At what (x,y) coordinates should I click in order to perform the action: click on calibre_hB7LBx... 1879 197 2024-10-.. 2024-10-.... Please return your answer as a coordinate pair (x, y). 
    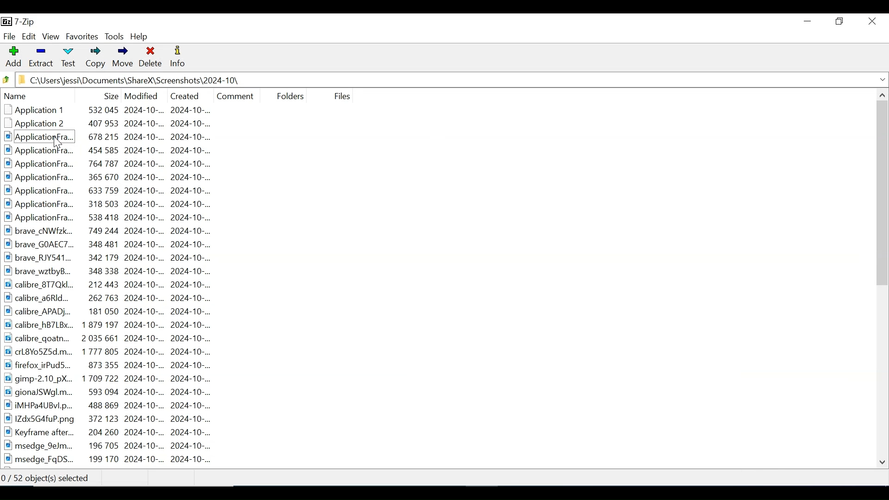
    Looking at the image, I should click on (114, 325).